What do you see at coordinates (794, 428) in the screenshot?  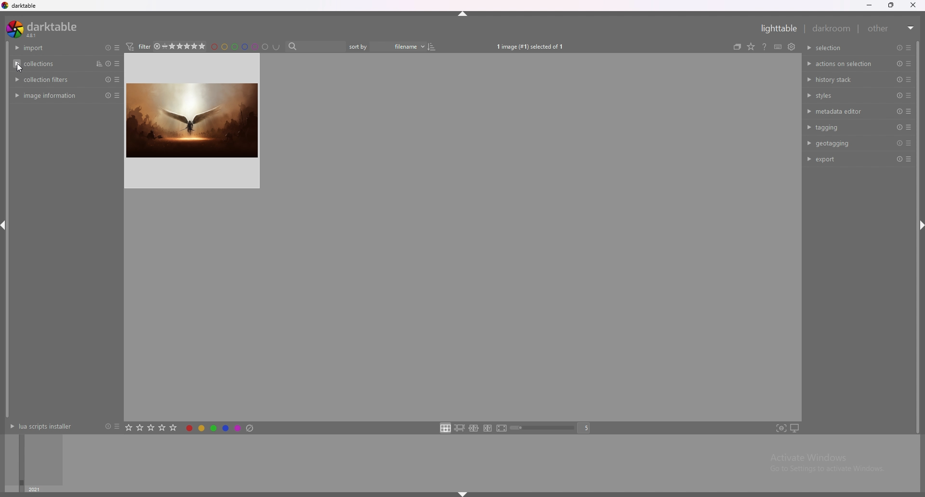 I see `set display profile` at bounding box center [794, 428].